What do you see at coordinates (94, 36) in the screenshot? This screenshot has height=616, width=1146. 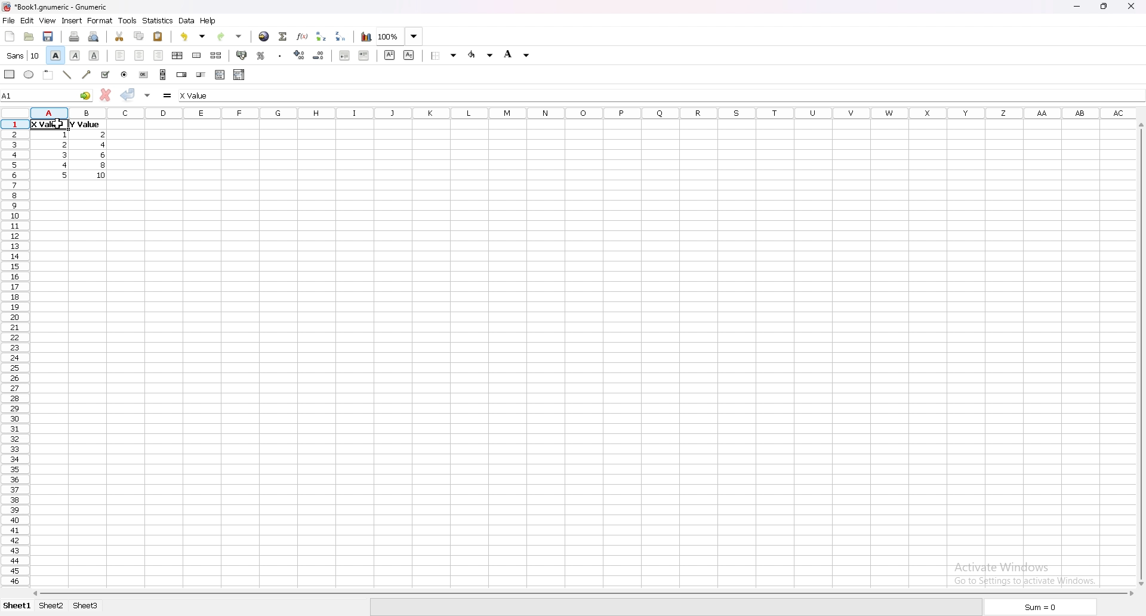 I see `print preview` at bounding box center [94, 36].